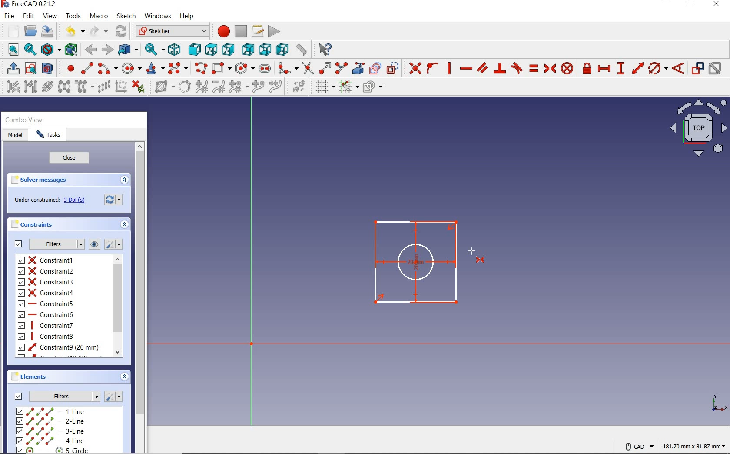 The width and height of the screenshot is (730, 454). What do you see at coordinates (68, 67) in the screenshot?
I see `create point` at bounding box center [68, 67].